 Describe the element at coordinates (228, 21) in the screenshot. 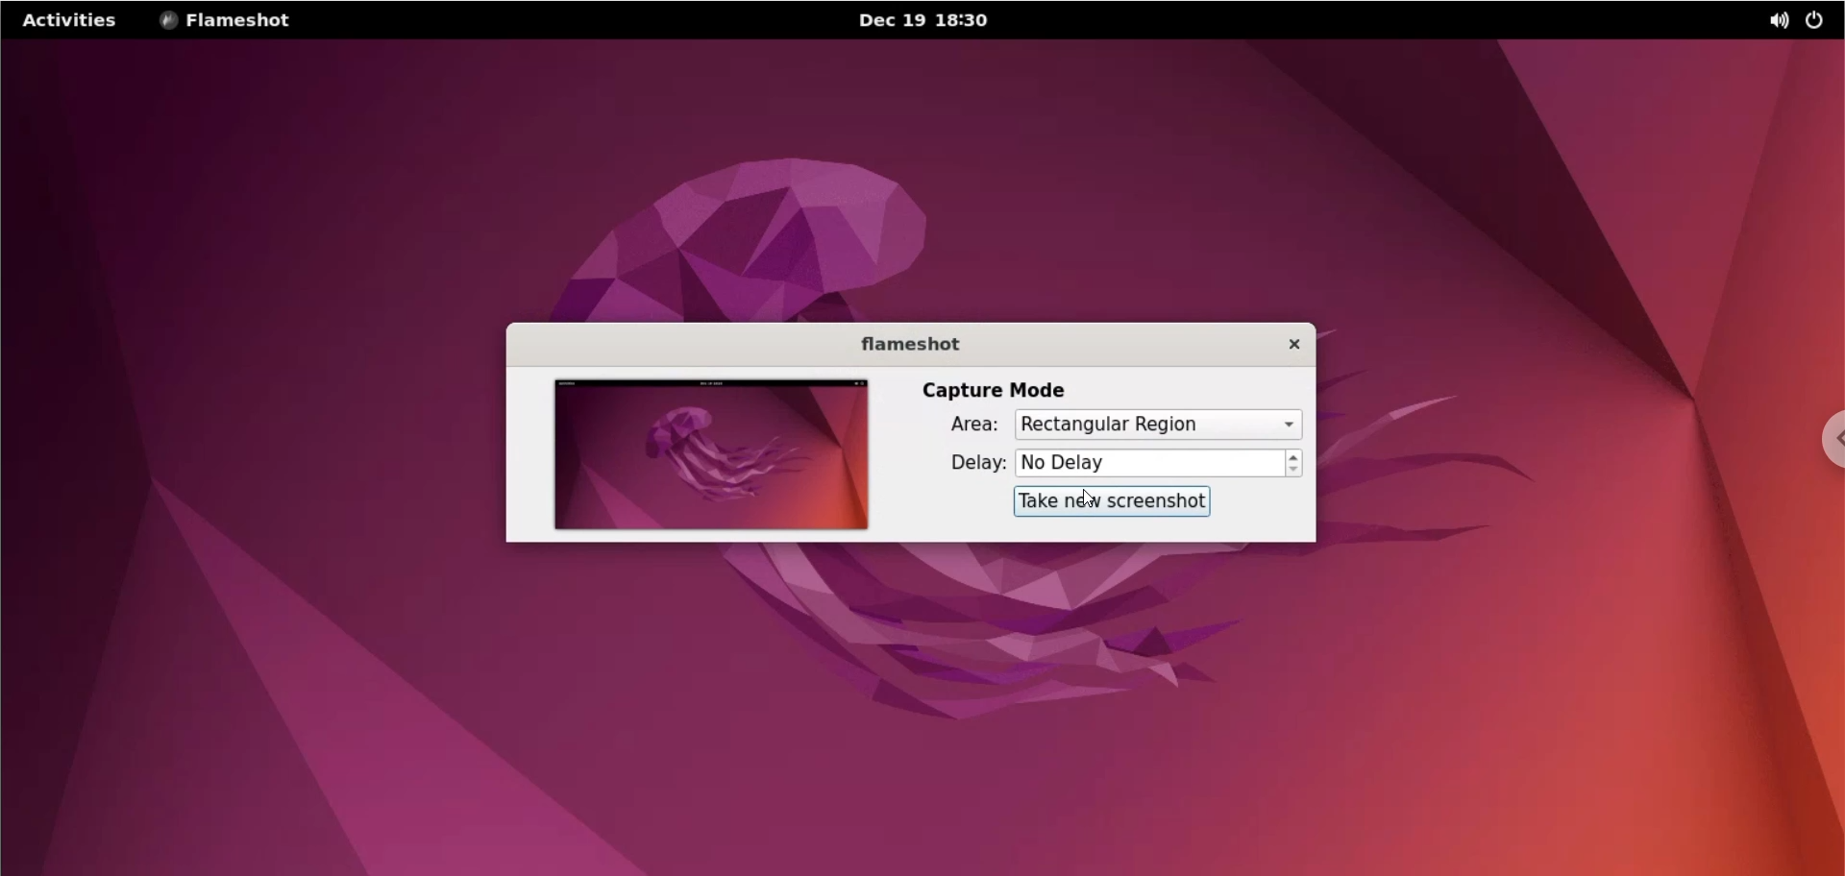

I see `flameshot option` at that location.